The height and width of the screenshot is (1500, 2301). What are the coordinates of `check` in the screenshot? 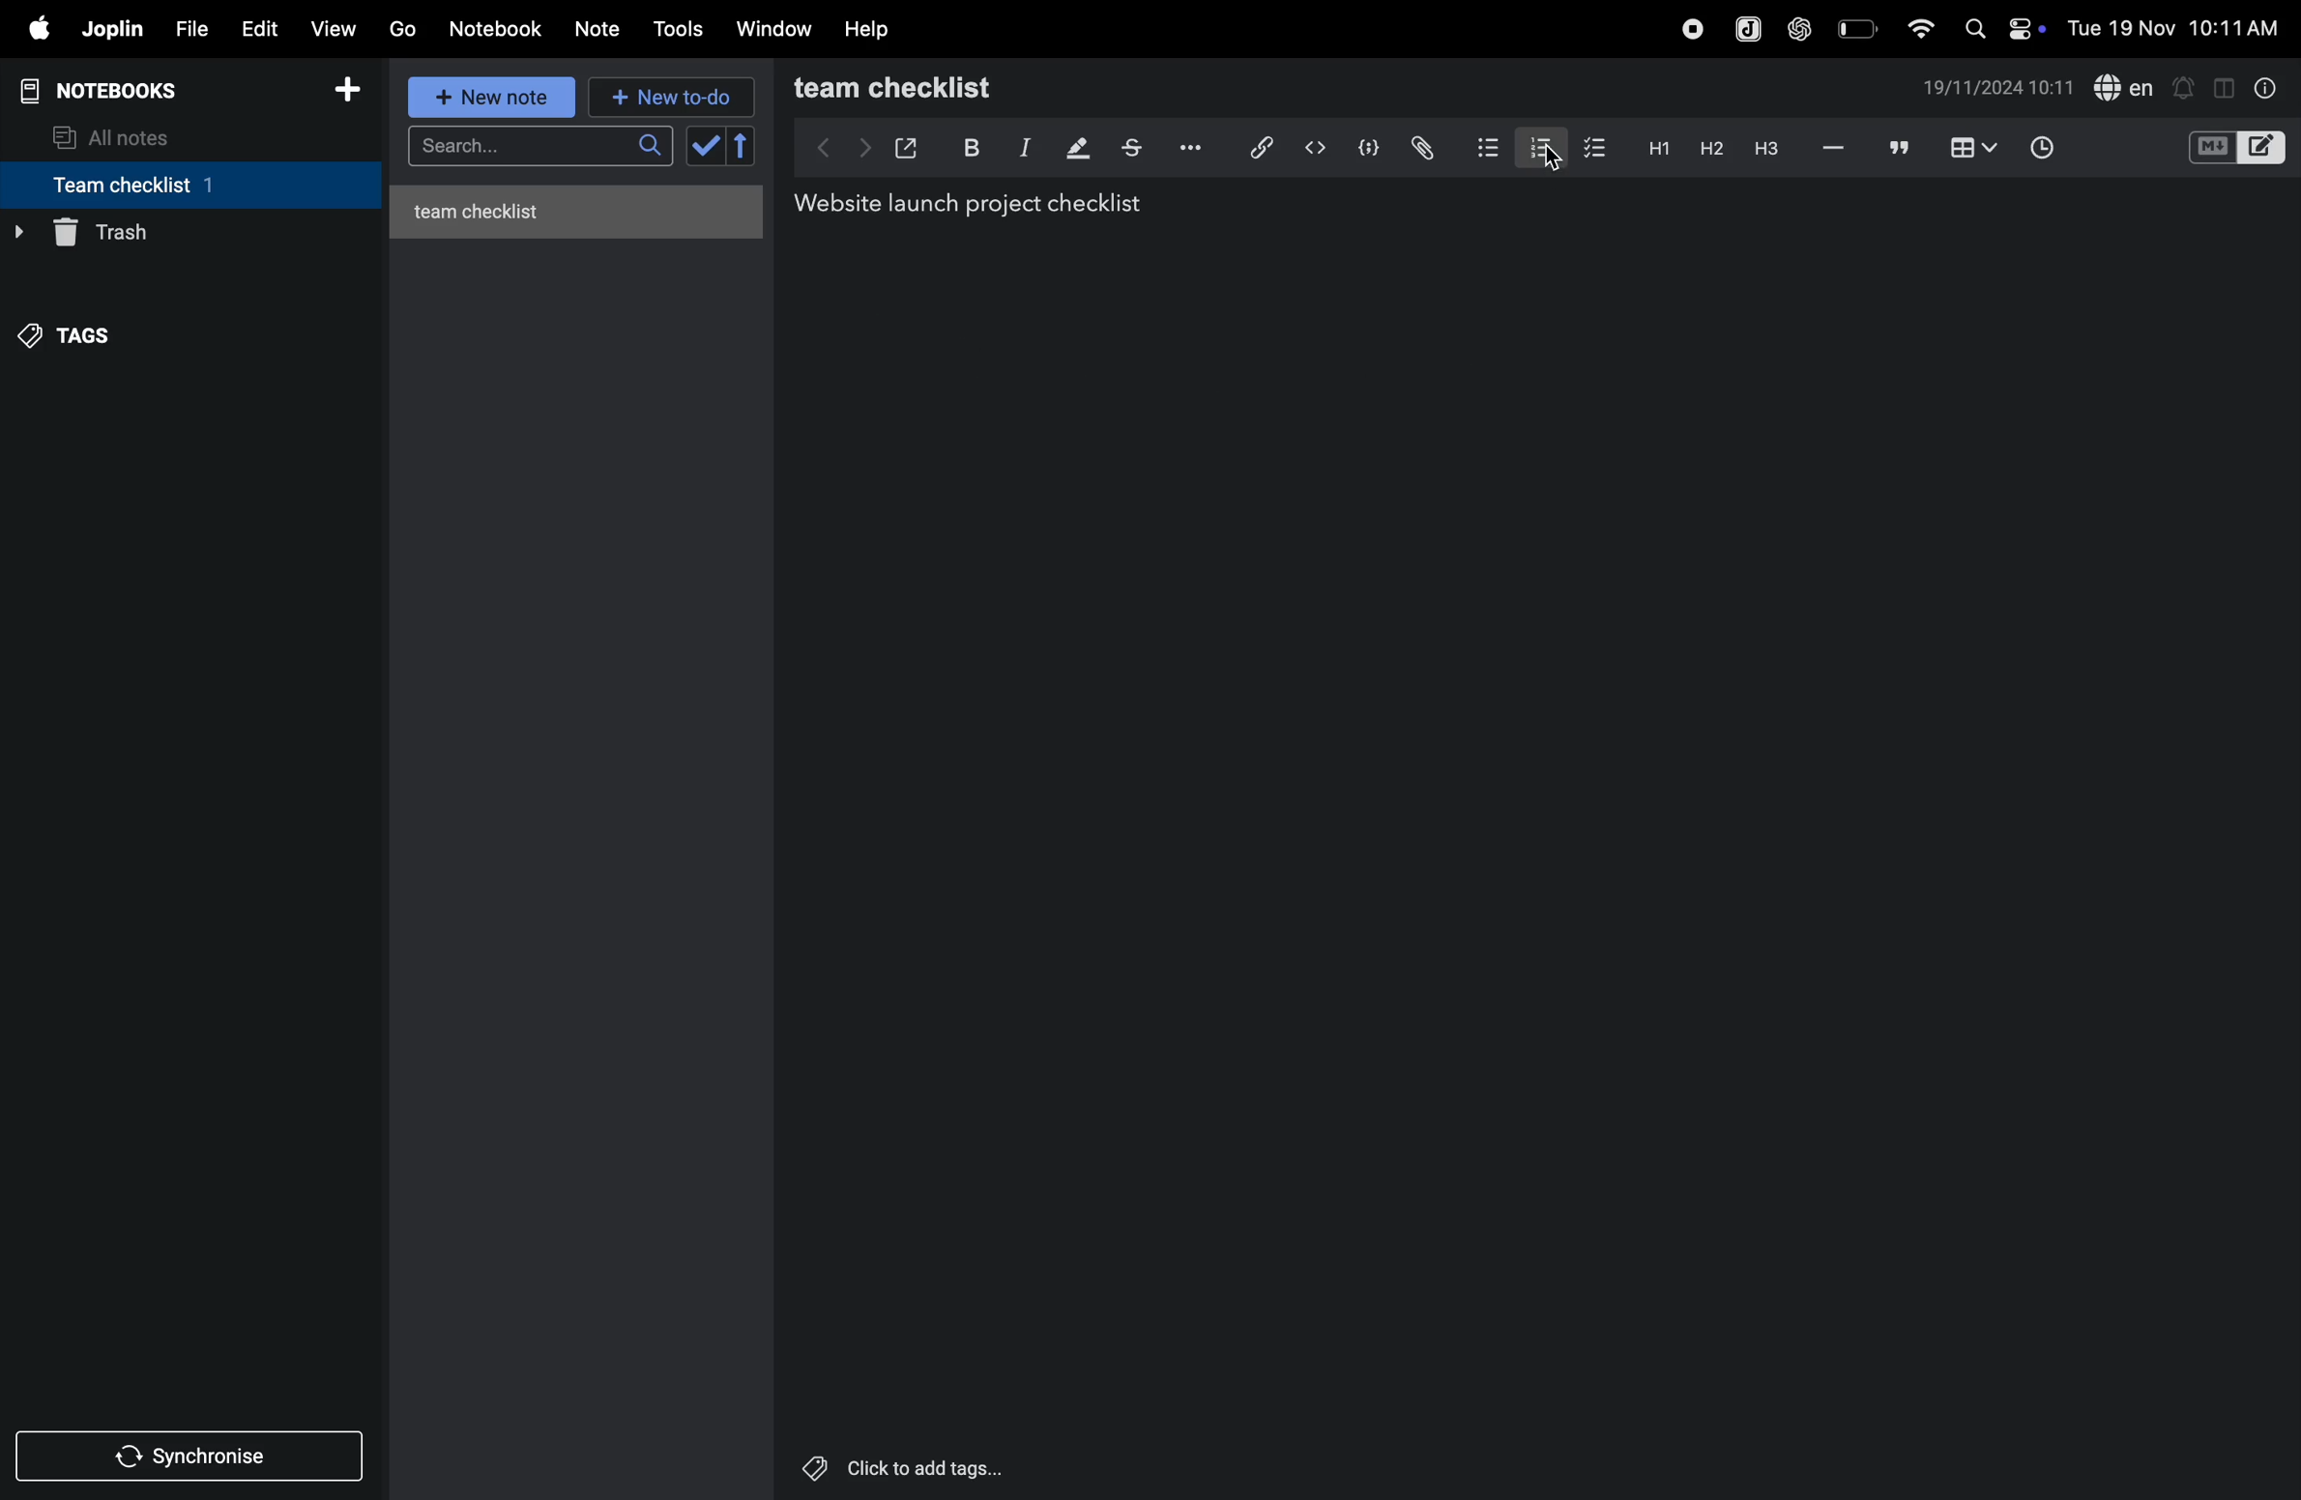 It's located at (722, 147).